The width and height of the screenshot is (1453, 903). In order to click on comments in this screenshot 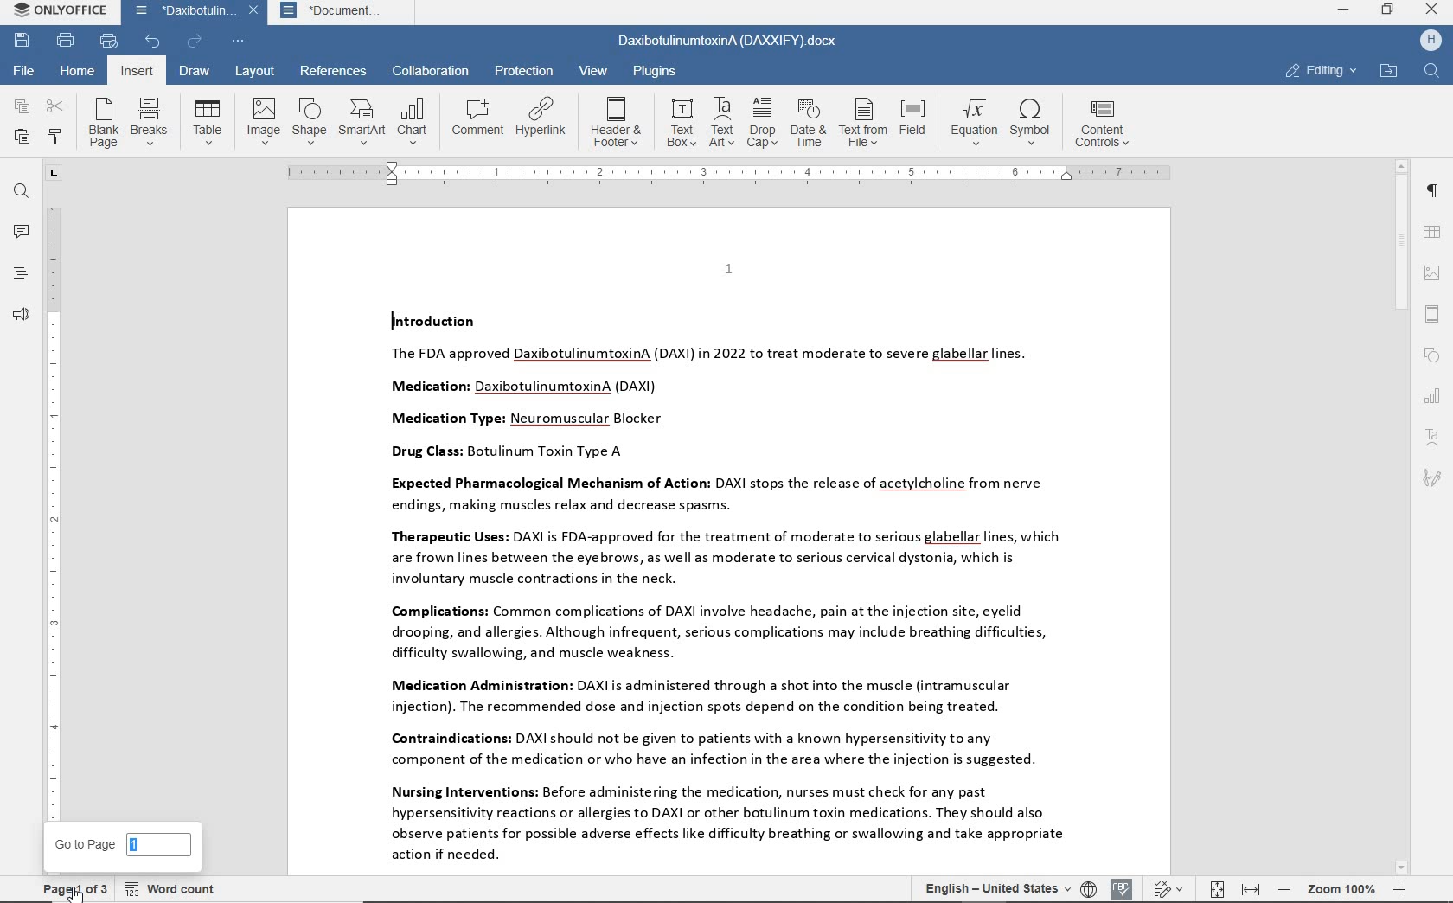, I will do `click(21, 232)`.